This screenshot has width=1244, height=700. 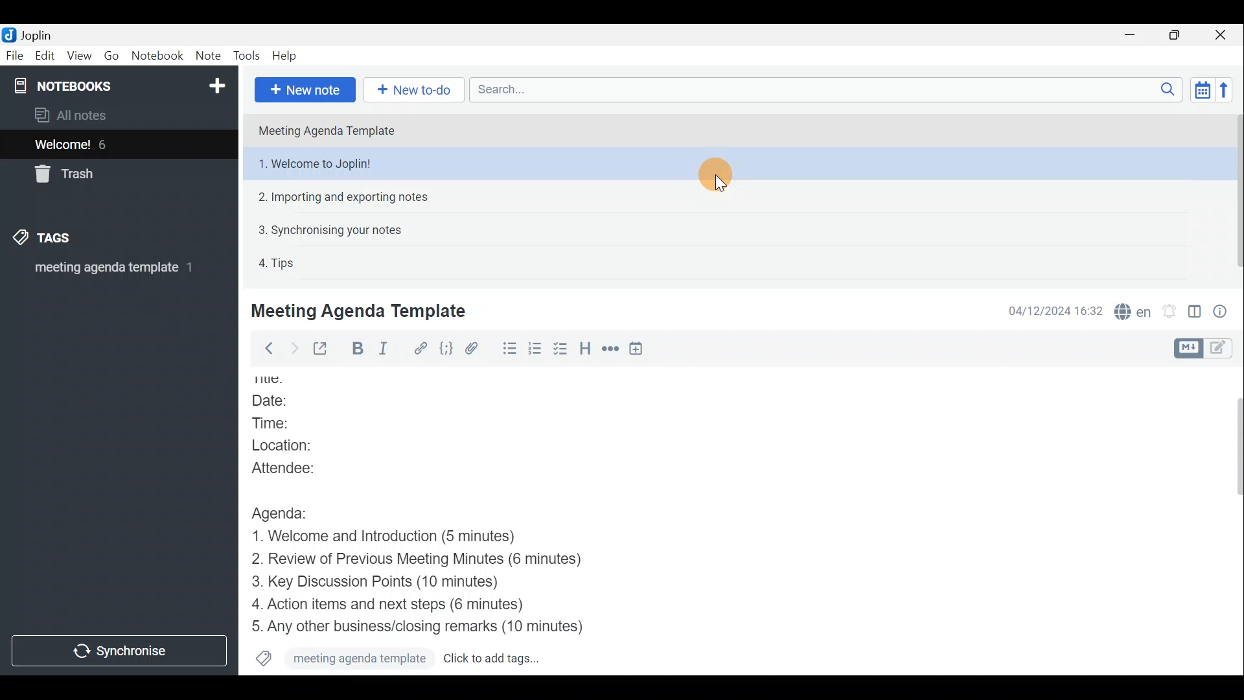 What do you see at coordinates (39, 236) in the screenshot?
I see `Tags` at bounding box center [39, 236].